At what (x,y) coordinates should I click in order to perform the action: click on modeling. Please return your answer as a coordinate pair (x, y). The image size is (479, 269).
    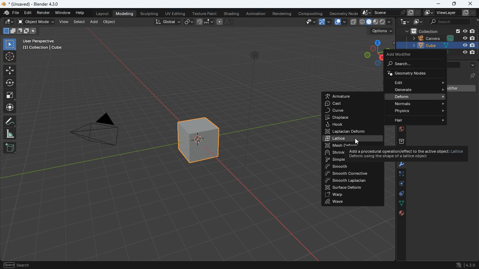
    Looking at the image, I should click on (125, 13).